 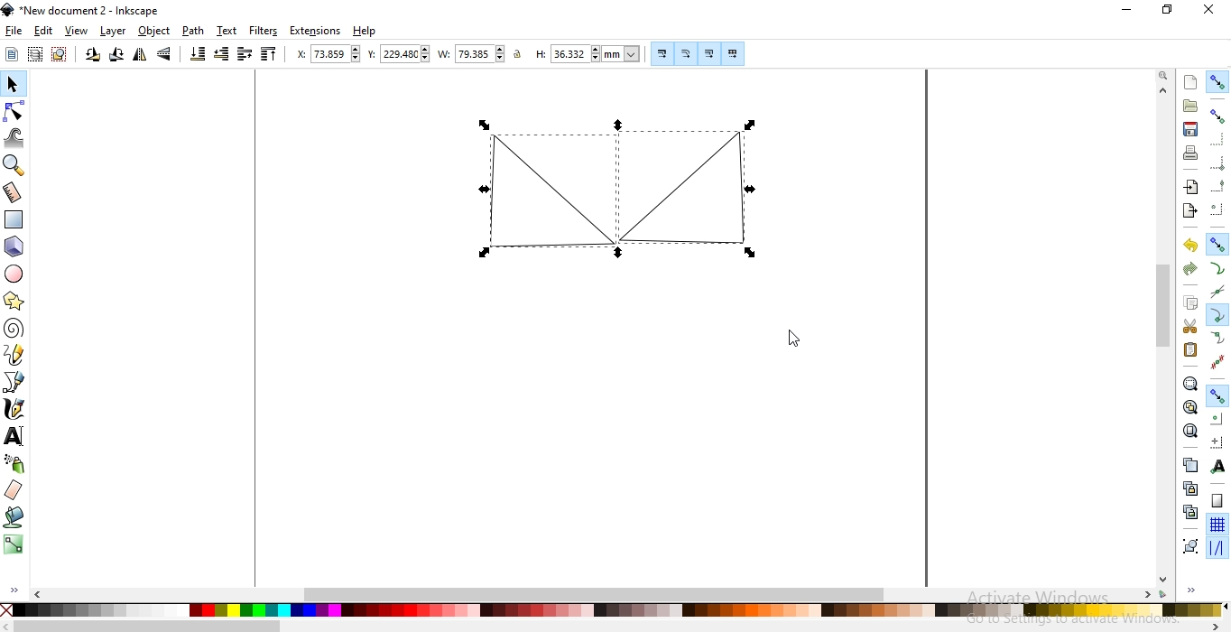 I want to click on snap smooth nodes, so click(x=1219, y=337).